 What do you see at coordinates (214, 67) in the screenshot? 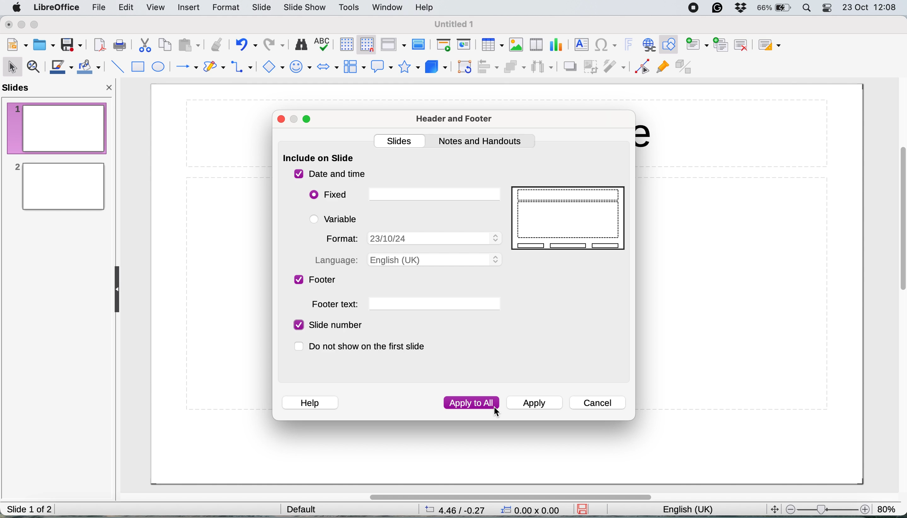
I see `draw shapes` at bounding box center [214, 67].